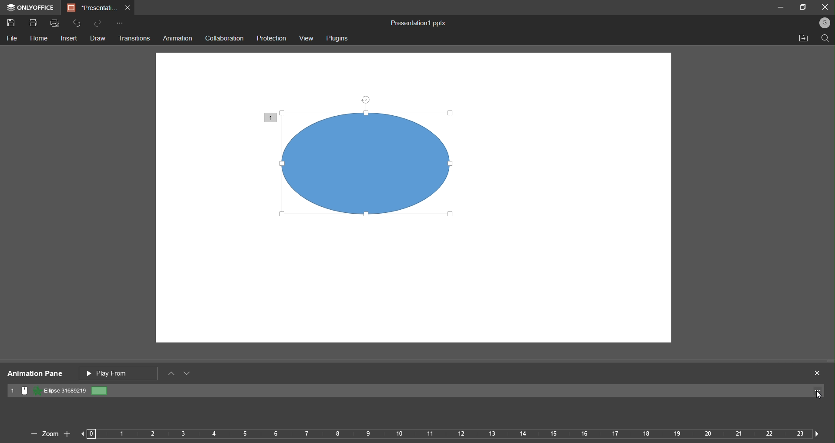  Describe the element at coordinates (452, 436) in the screenshot. I see `Timeline` at that location.